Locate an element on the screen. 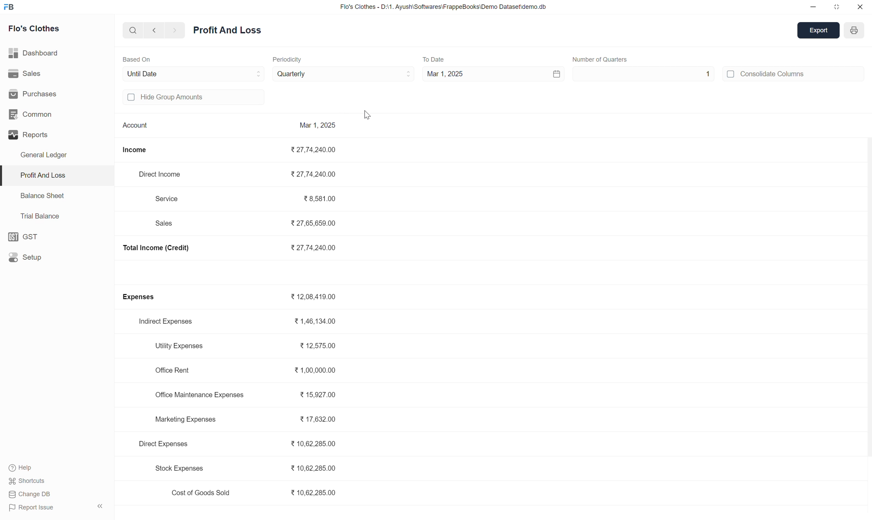  ₹27,65,659.00 is located at coordinates (311, 225).